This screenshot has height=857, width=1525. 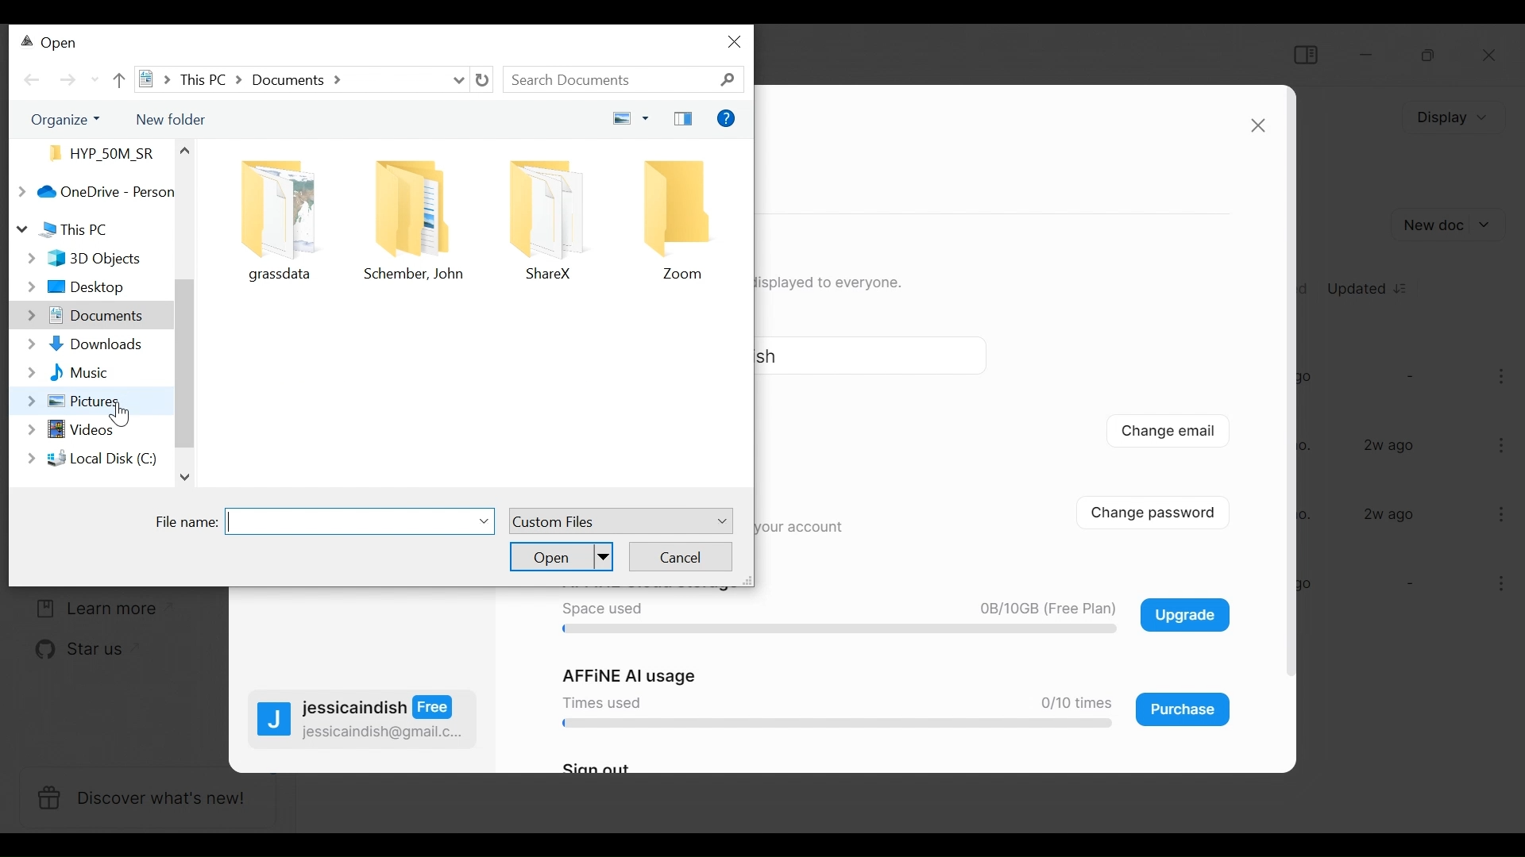 What do you see at coordinates (1070, 703) in the screenshot?
I see `0/10 times` at bounding box center [1070, 703].